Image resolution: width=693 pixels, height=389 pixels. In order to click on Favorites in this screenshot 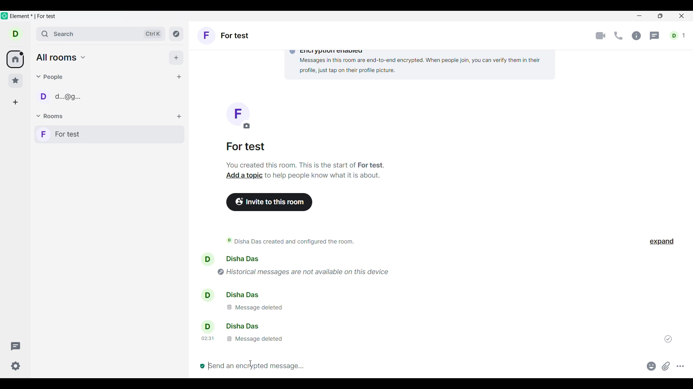, I will do `click(16, 81)`.